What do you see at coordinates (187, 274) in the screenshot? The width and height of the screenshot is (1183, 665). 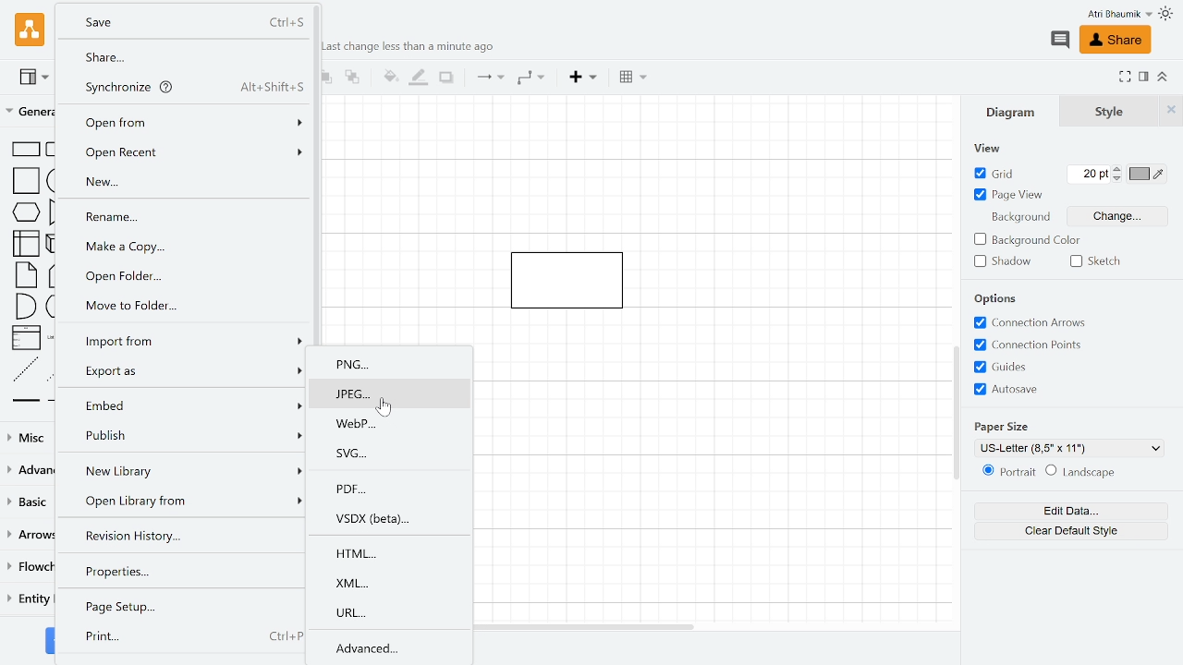 I see `Open folder` at bounding box center [187, 274].